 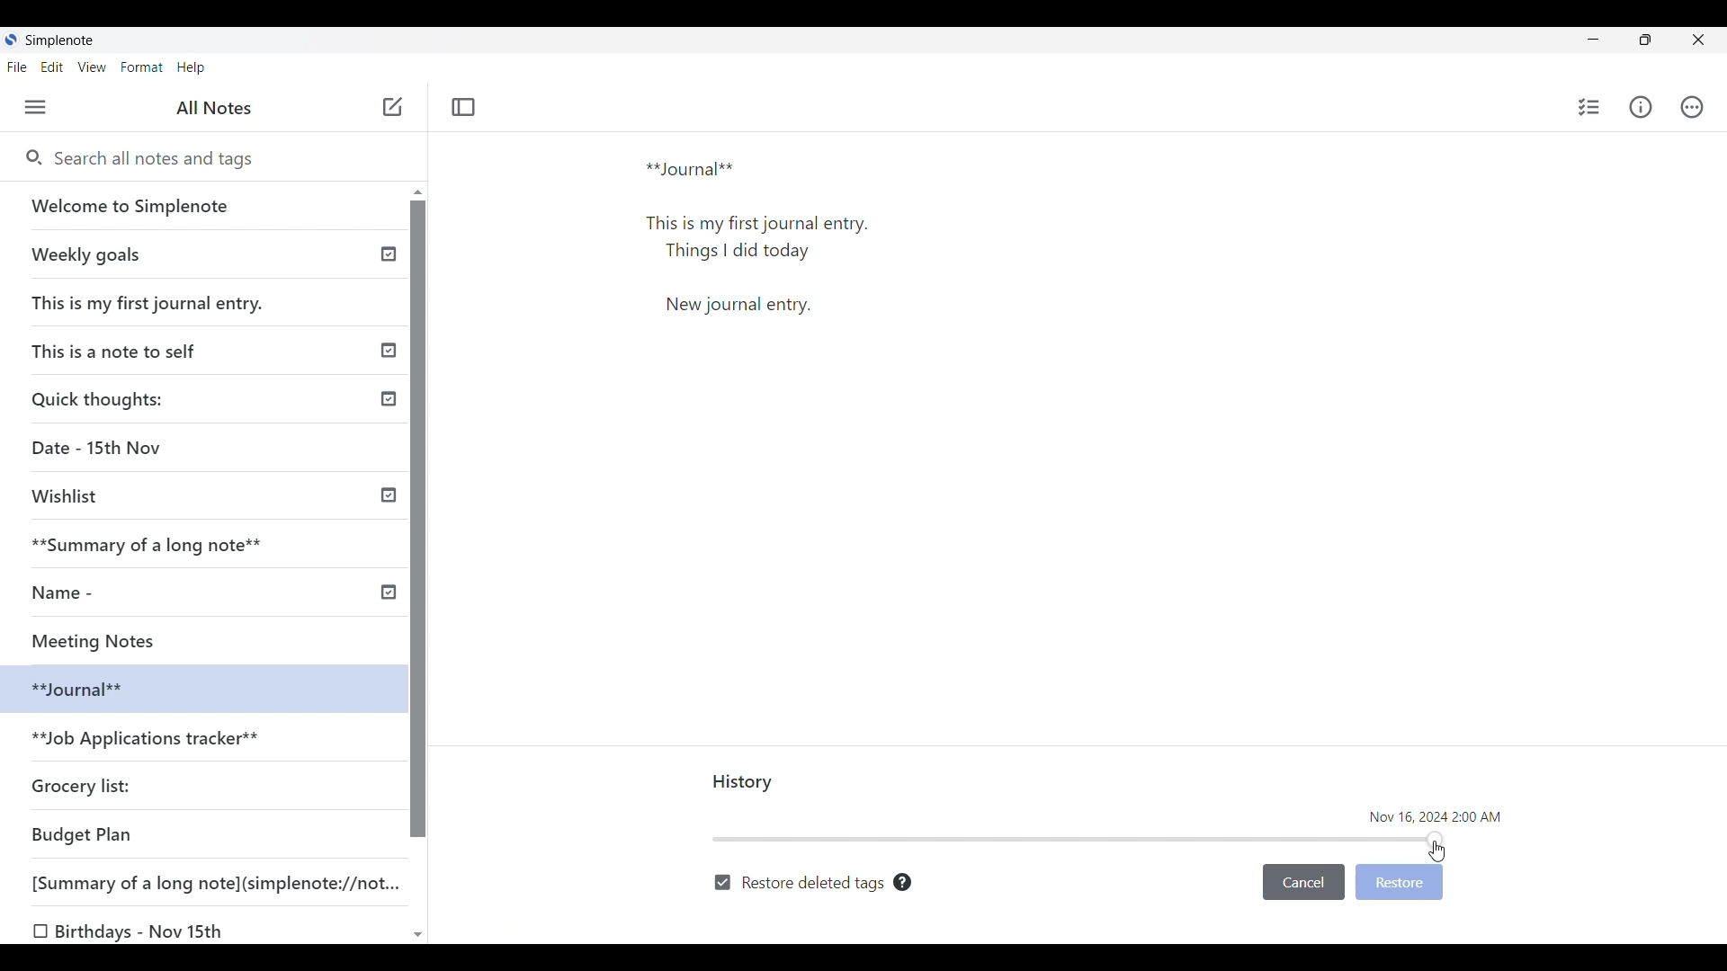 What do you see at coordinates (1640, 106) in the screenshot?
I see `Info` at bounding box center [1640, 106].